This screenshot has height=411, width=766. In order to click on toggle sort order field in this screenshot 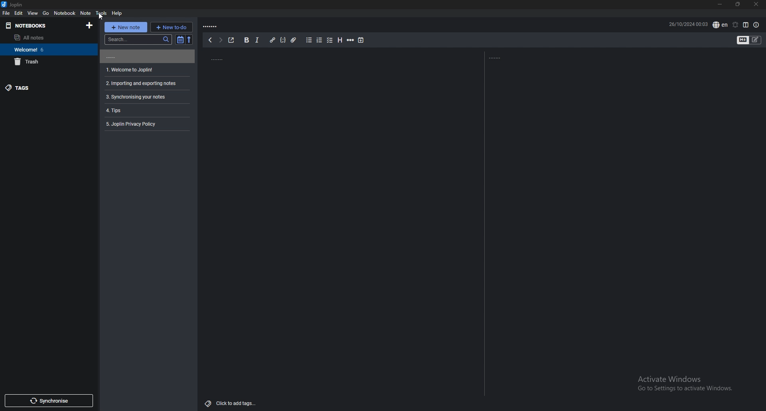, I will do `click(180, 39)`.